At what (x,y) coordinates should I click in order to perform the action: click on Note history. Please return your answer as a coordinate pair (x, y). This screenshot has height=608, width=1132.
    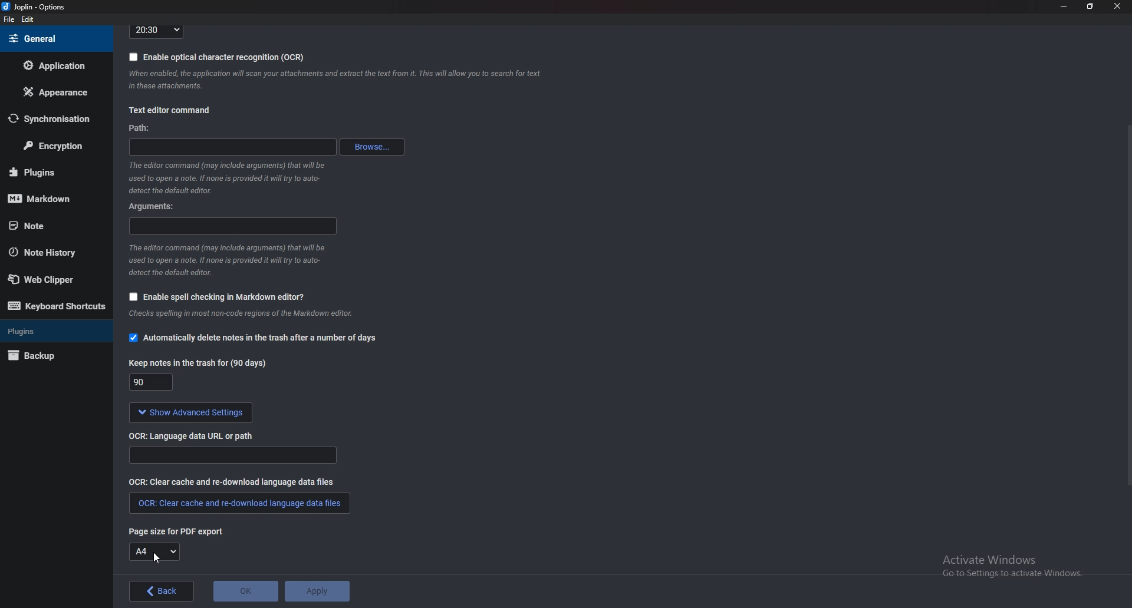
    Looking at the image, I should click on (48, 253).